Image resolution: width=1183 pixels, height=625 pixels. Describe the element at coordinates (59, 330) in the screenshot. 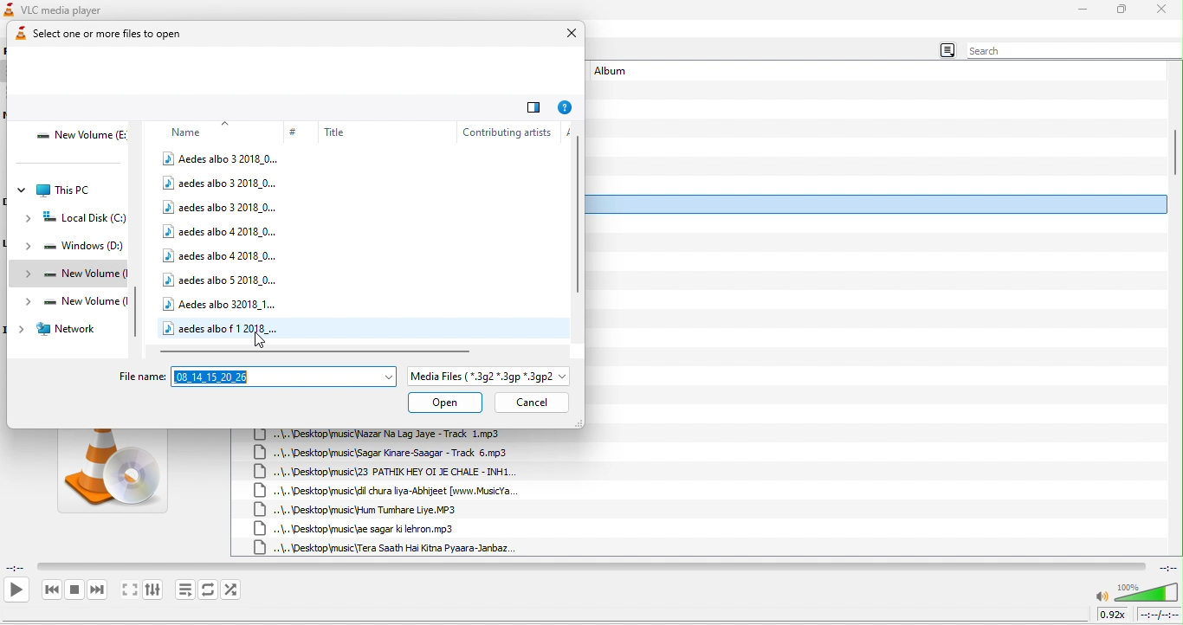

I see `network` at that location.